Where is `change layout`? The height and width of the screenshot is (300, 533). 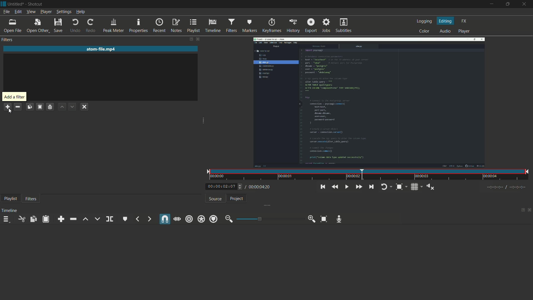
change layout is located at coordinates (521, 210).